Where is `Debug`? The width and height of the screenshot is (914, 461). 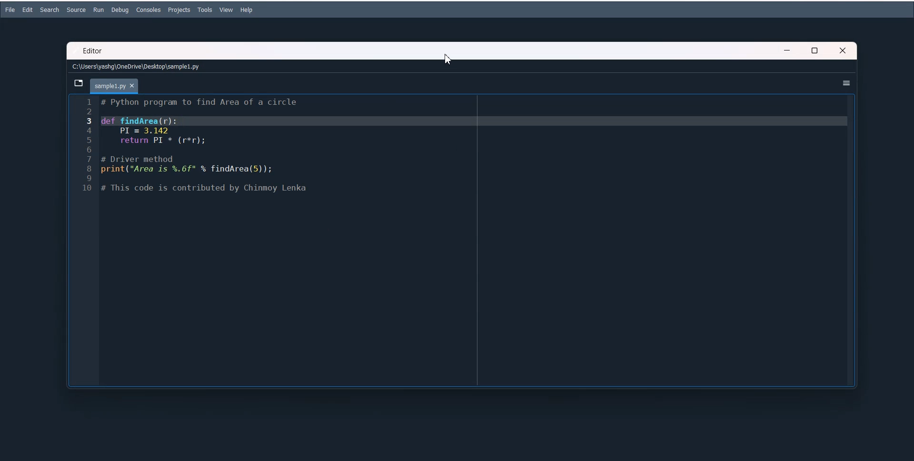 Debug is located at coordinates (119, 10).